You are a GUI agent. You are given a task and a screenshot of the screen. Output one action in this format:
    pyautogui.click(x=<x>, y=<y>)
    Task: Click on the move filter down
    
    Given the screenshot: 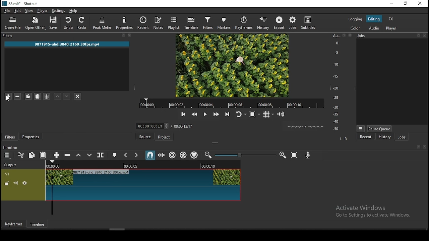 What is the action you would take?
    pyautogui.click(x=67, y=96)
    